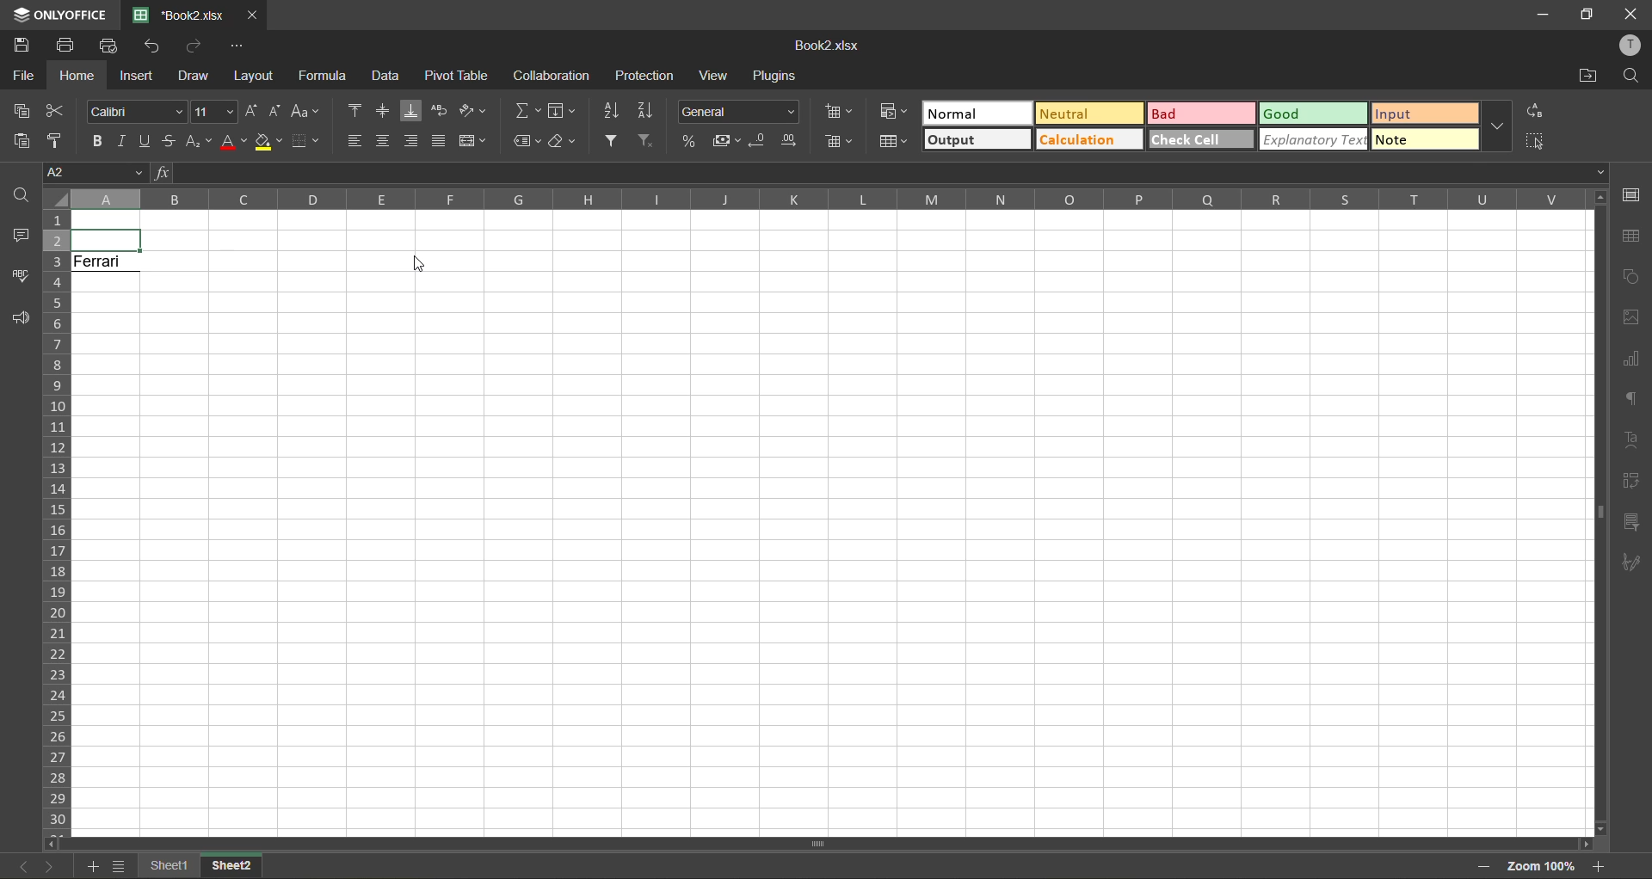 This screenshot has width=1652, height=879. Describe the element at coordinates (646, 77) in the screenshot. I see `protection` at that location.